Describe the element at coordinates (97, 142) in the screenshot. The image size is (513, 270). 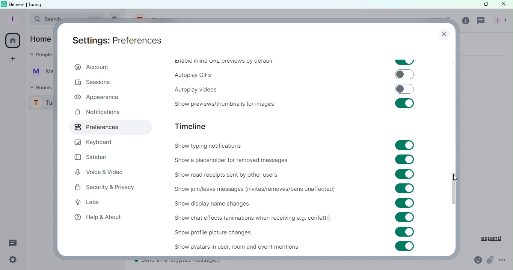
I see `Keyboard` at that location.